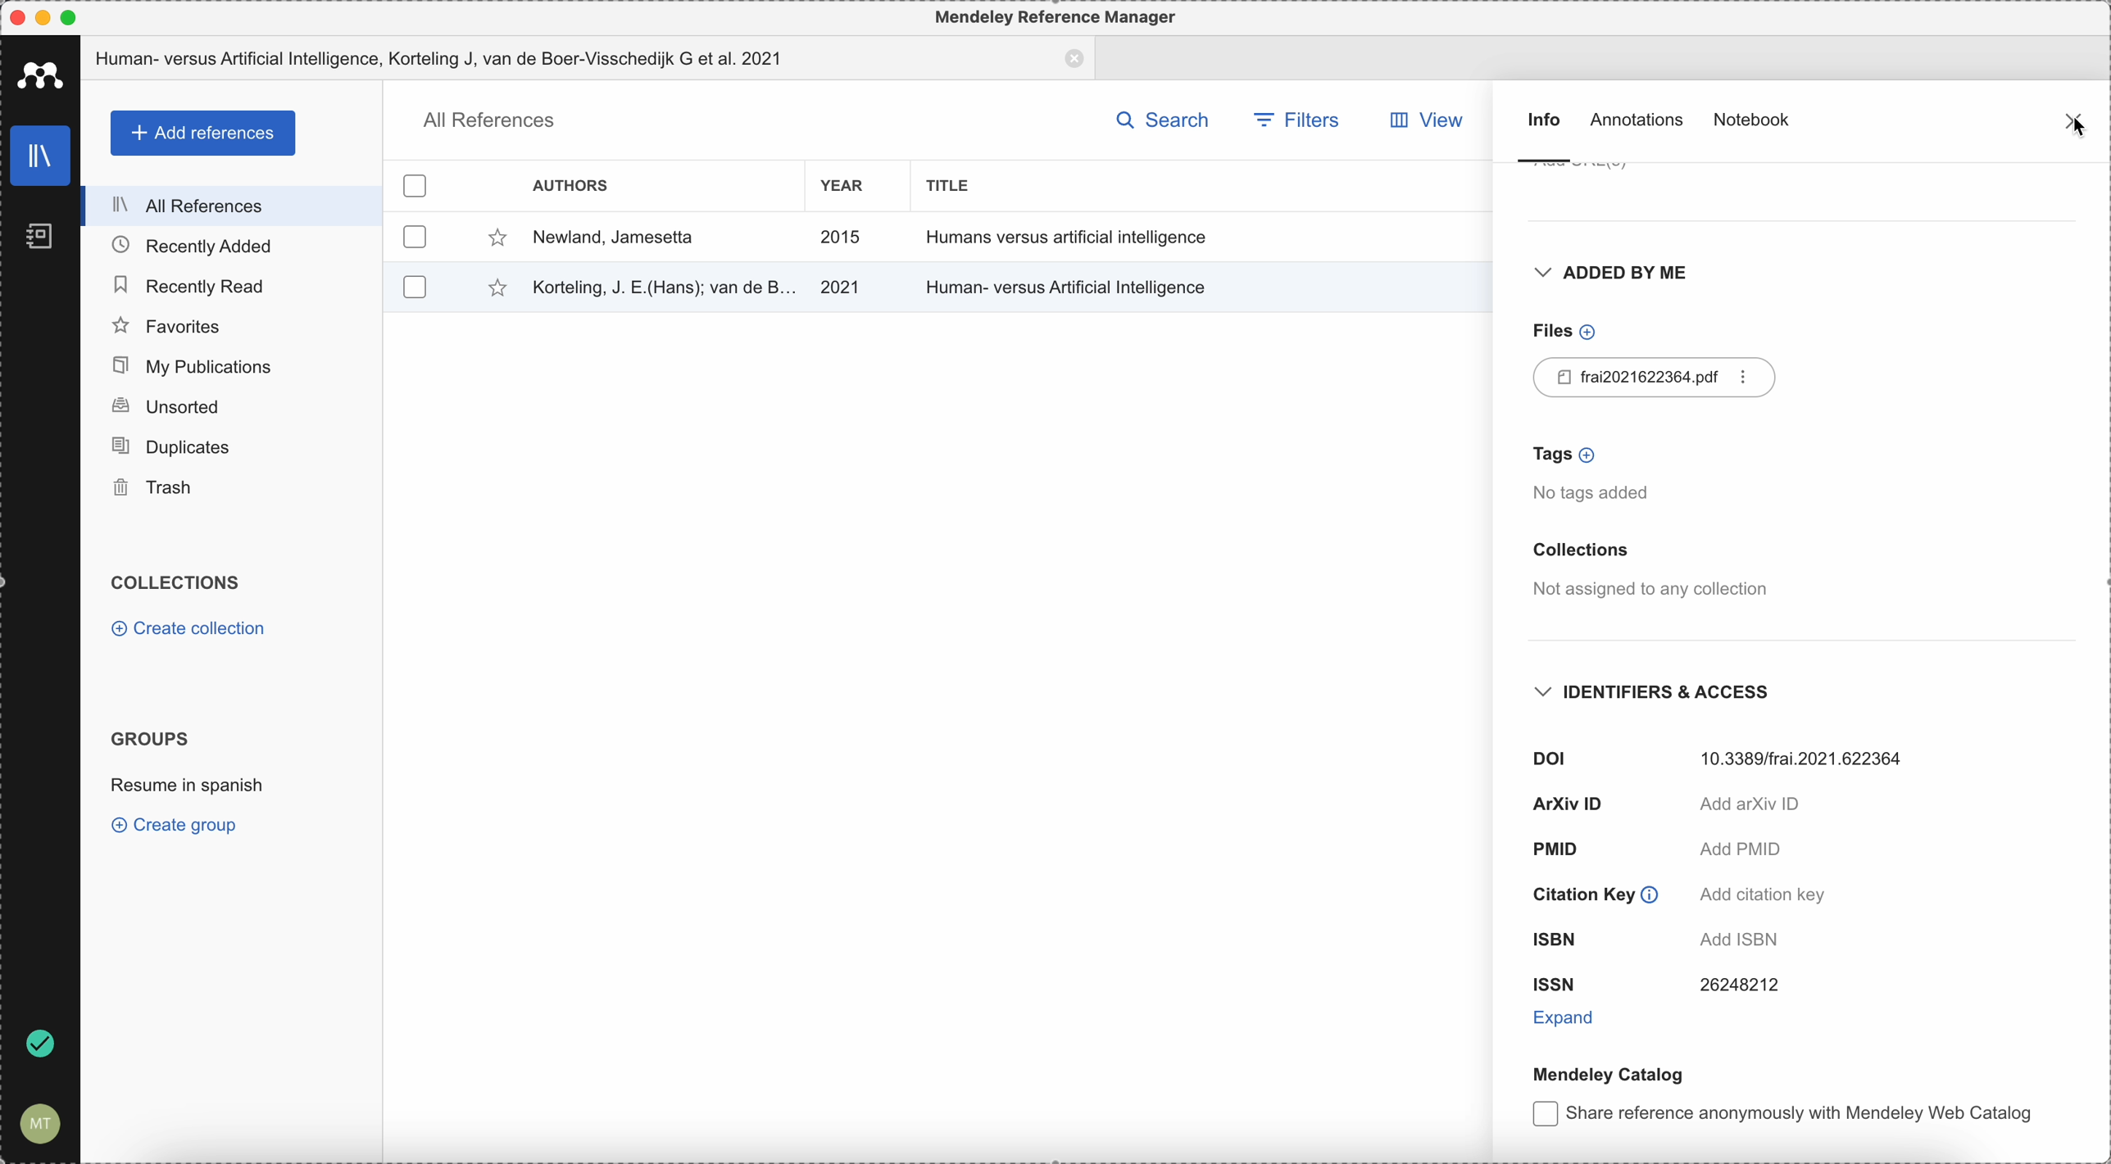 This screenshot has width=2111, height=1164. Describe the element at coordinates (1606, 1074) in the screenshot. I see `mendeley catalog` at that location.